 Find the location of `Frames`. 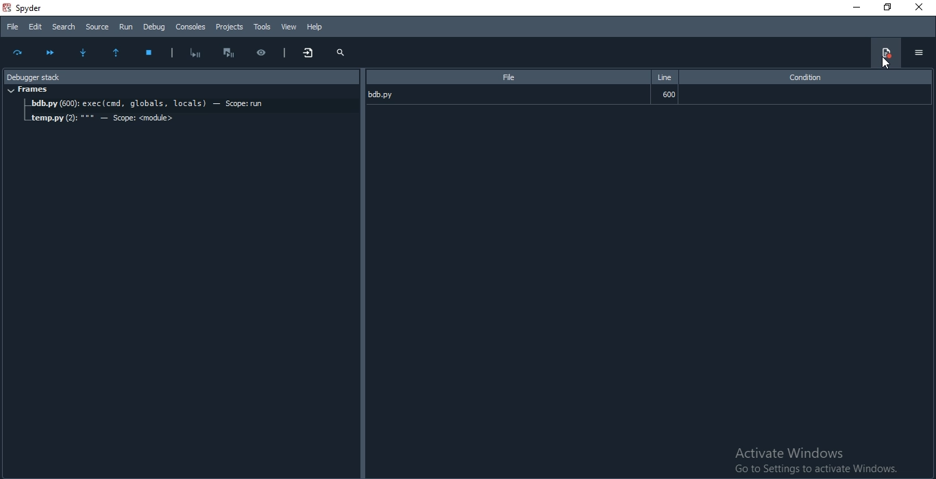

Frames is located at coordinates (29, 90).